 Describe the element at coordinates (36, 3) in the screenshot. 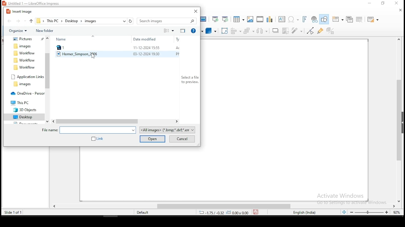

I see `untitled 1 - libreoffice impress` at that location.